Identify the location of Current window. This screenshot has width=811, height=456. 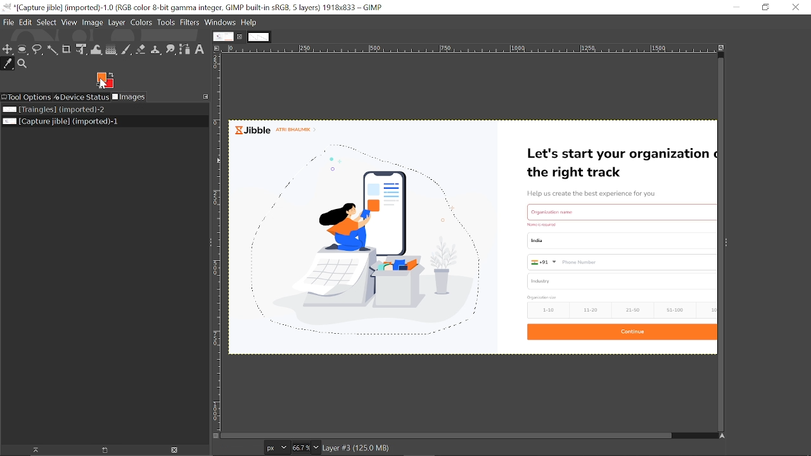
(193, 8).